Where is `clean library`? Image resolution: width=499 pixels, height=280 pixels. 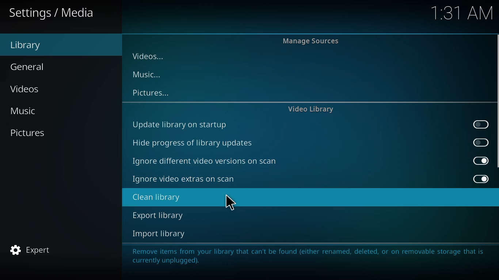
clean library is located at coordinates (155, 198).